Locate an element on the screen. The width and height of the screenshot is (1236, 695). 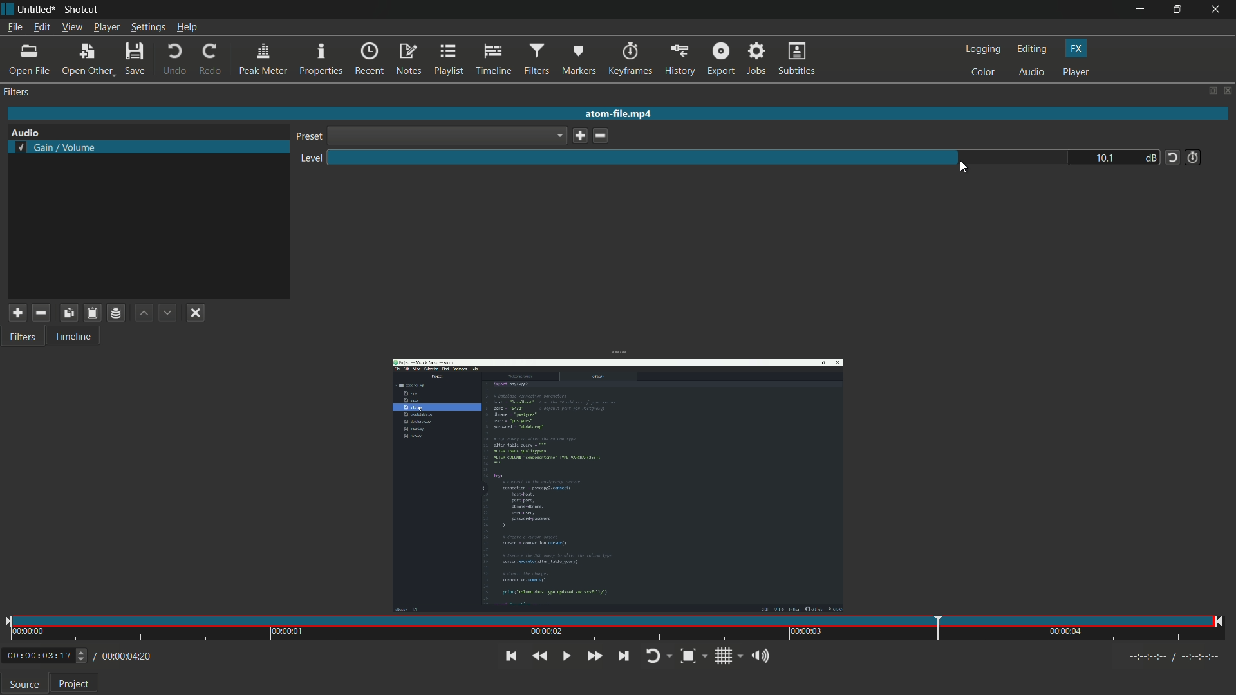
undo is located at coordinates (175, 60).